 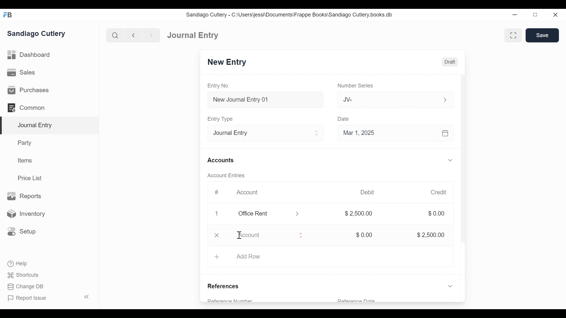 What do you see at coordinates (357, 301) in the screenshot?
I see `Reference Date` at bounding box center [357, 301].